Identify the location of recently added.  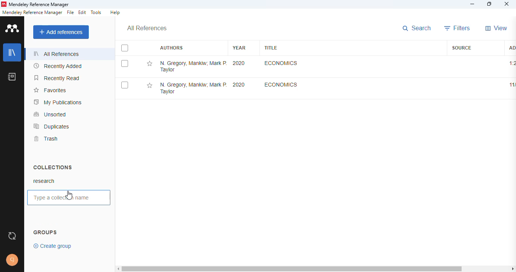
(58, 66).